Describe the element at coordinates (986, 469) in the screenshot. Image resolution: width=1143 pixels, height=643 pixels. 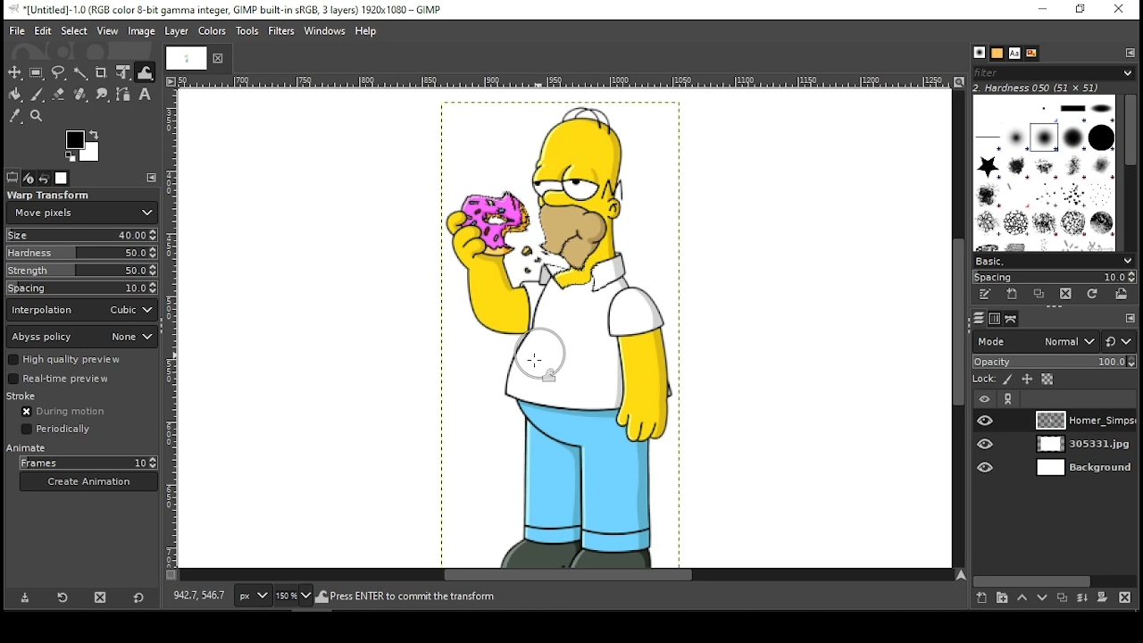
I see `layer visibility on/off` at that location.